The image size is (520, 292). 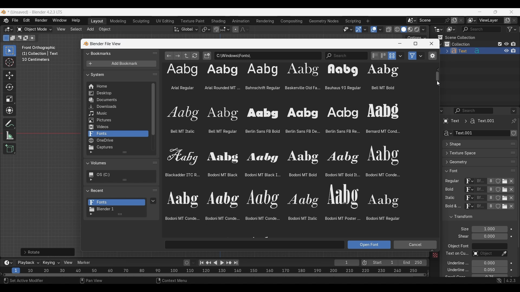 I want to click on 10 20 30 40 50 60 70 80 90 100 110 120 130 140 150 160 170 180 190 200 210 220 230 240 250, so click(x=224, y=270).